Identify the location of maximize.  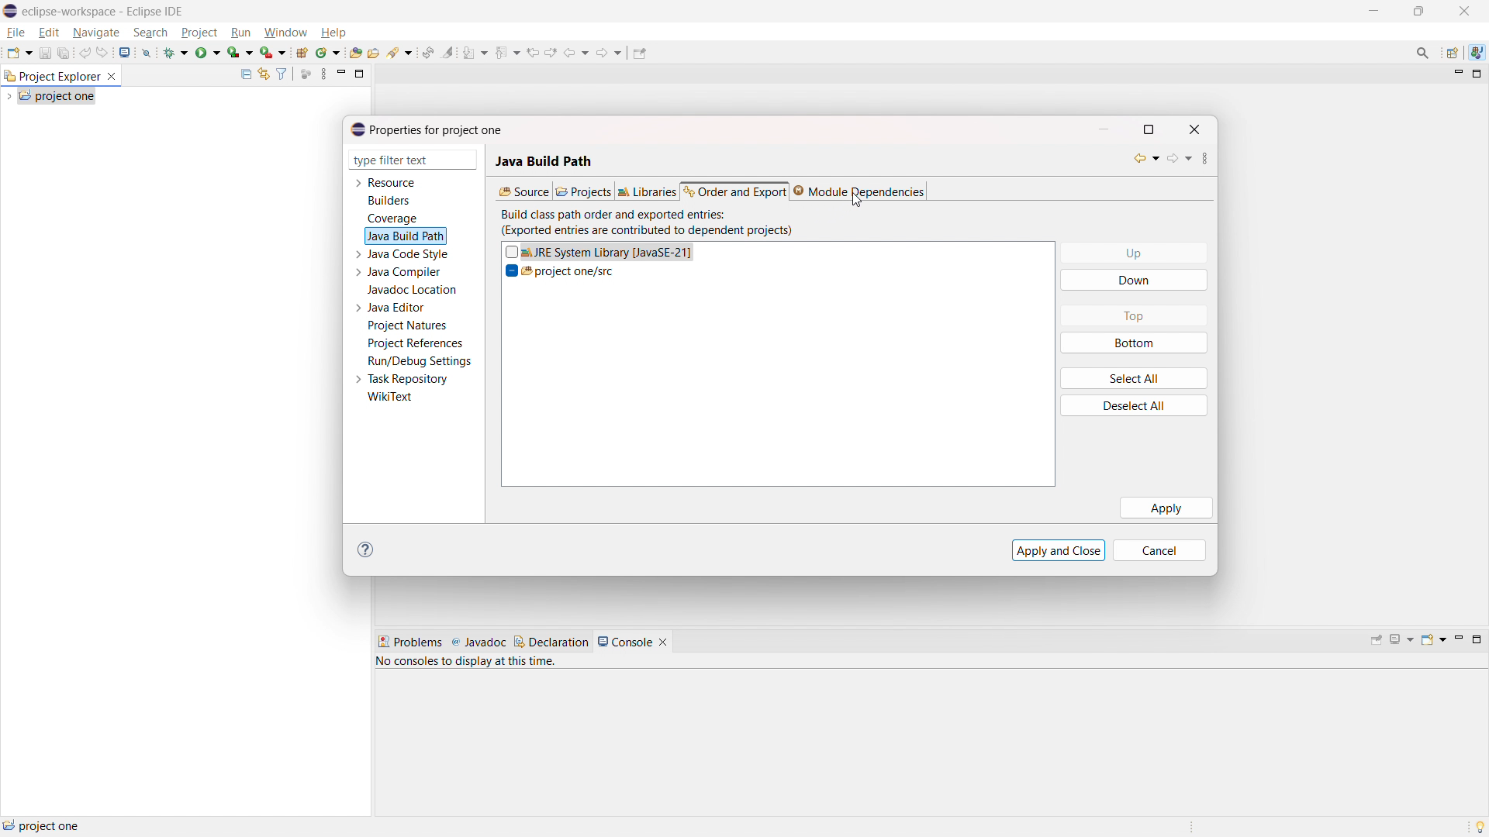
(1156, 129).